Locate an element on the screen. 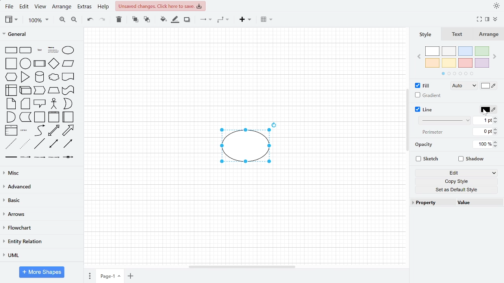 The width and height of the screenshot is (504, 283). Current OPacity is located at coordinates (481, 145).